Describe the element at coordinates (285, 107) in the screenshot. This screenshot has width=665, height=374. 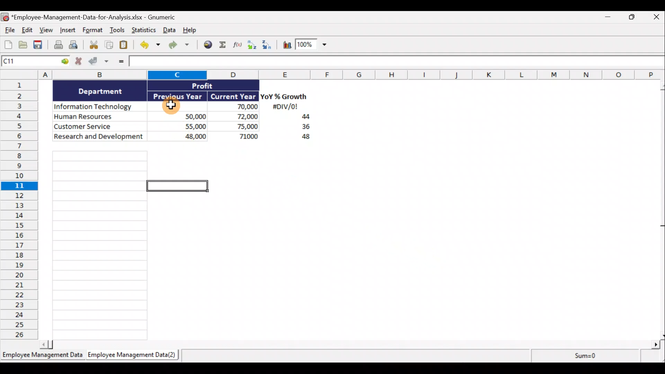
I see `#DIV/0!` at that location.